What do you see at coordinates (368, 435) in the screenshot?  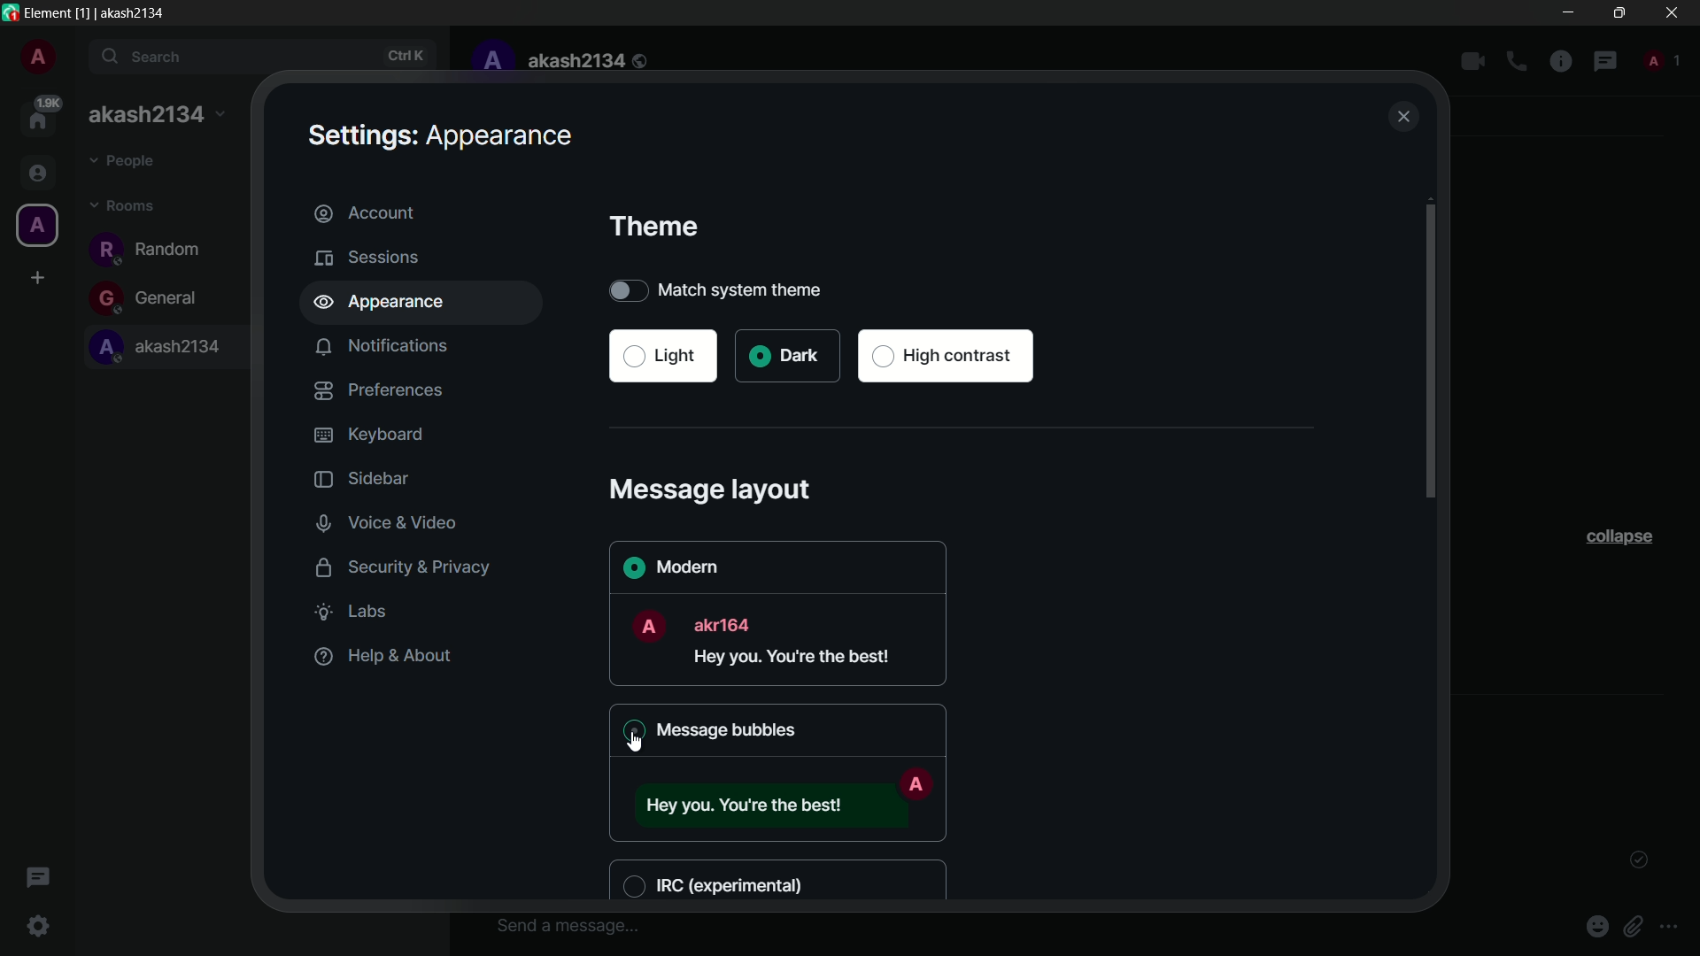 I see `keyboard` at bounding box center [368, 435].